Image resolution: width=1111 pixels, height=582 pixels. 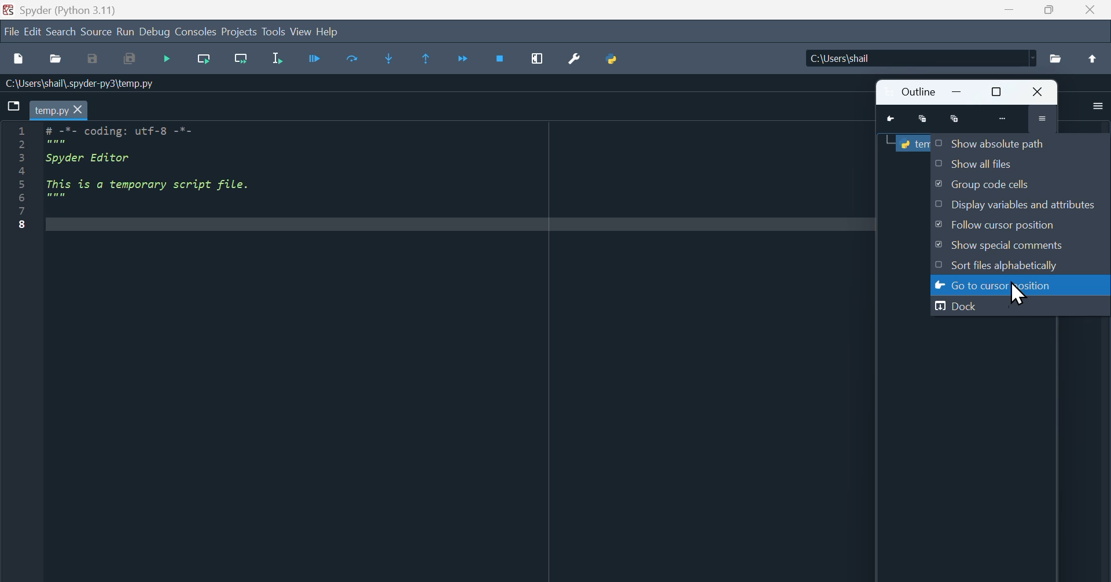 What do you see at coordinates (912, 142) in the screenshot?
I see `Python console` at bounding box center [912, 142].